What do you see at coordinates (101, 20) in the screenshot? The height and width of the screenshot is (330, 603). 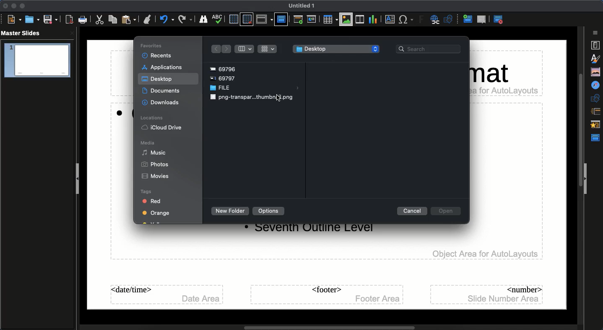 I see `Cut` at bounding box center [101, 20].